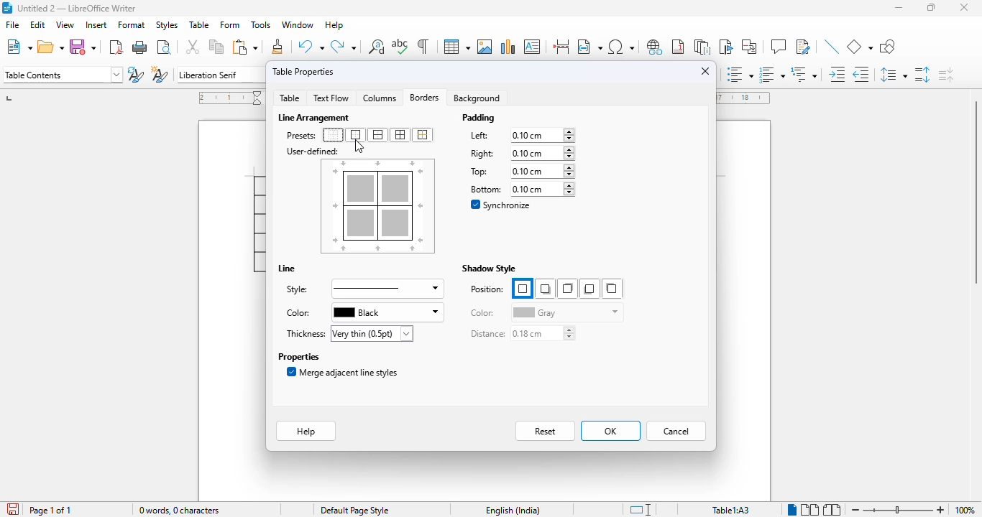 This screenshot has width=982, height=517. I want to click on toggle print preview, so click(165, 47).